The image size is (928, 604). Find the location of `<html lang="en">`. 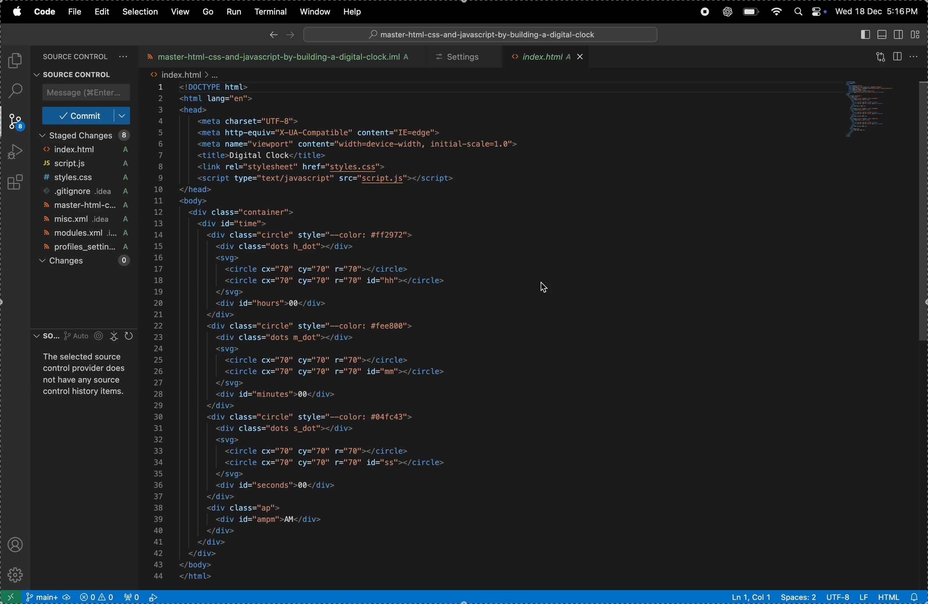

<html lang="en"> is located at coordinates (218, 99).